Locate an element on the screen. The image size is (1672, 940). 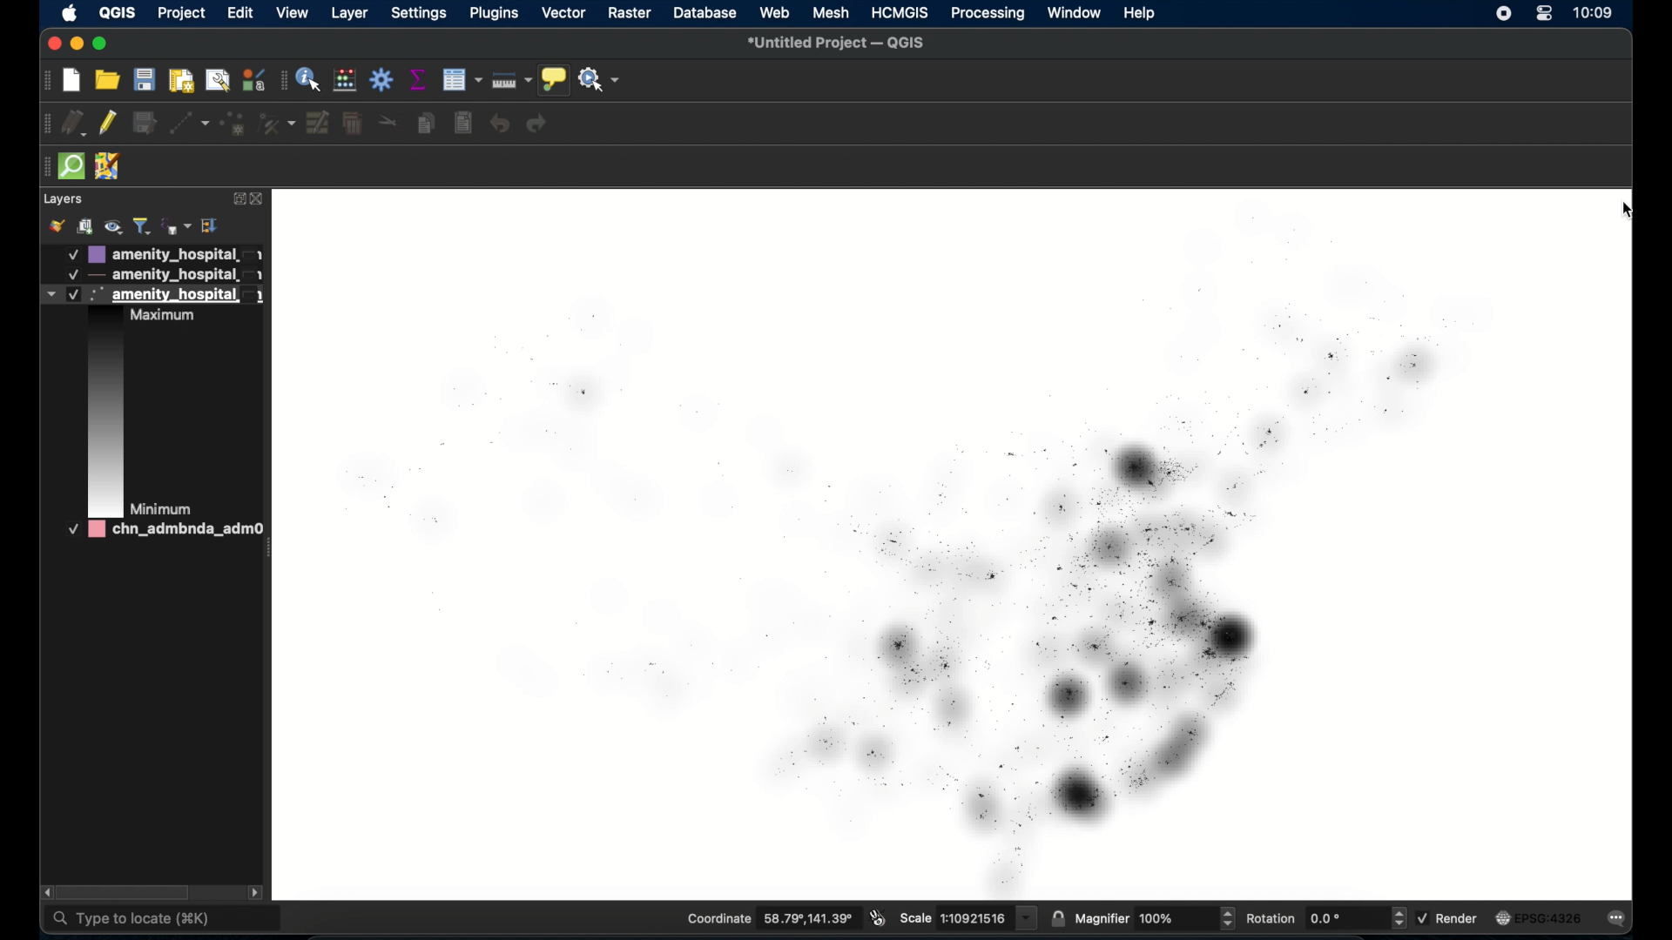
layer 3 is located at coordinates (182, 293).